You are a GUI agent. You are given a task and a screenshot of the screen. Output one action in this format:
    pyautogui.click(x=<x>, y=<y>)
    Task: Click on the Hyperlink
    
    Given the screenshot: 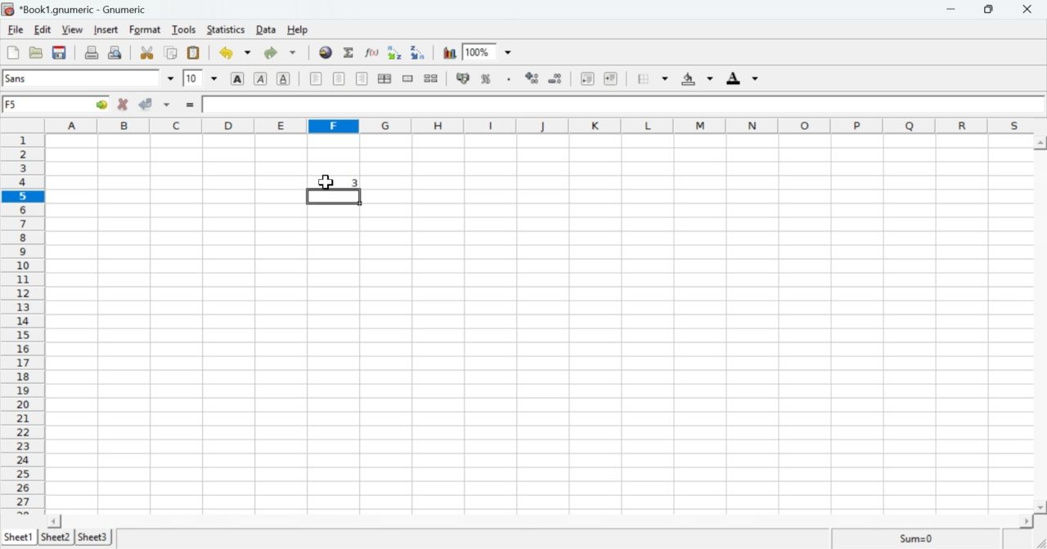 What is the action you would take?
    pyautogui.click(x=326, y=55)
    